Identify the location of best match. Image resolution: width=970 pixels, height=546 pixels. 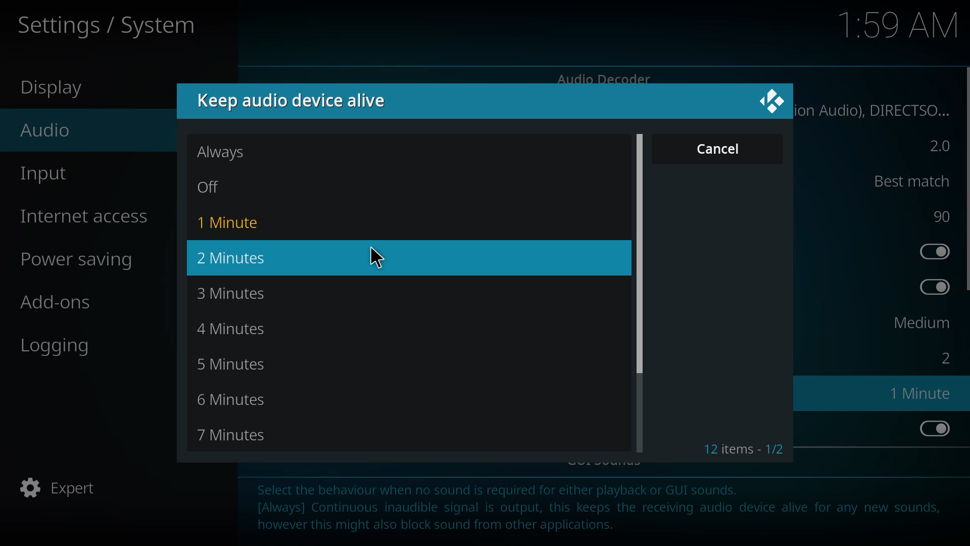
(905, 180).